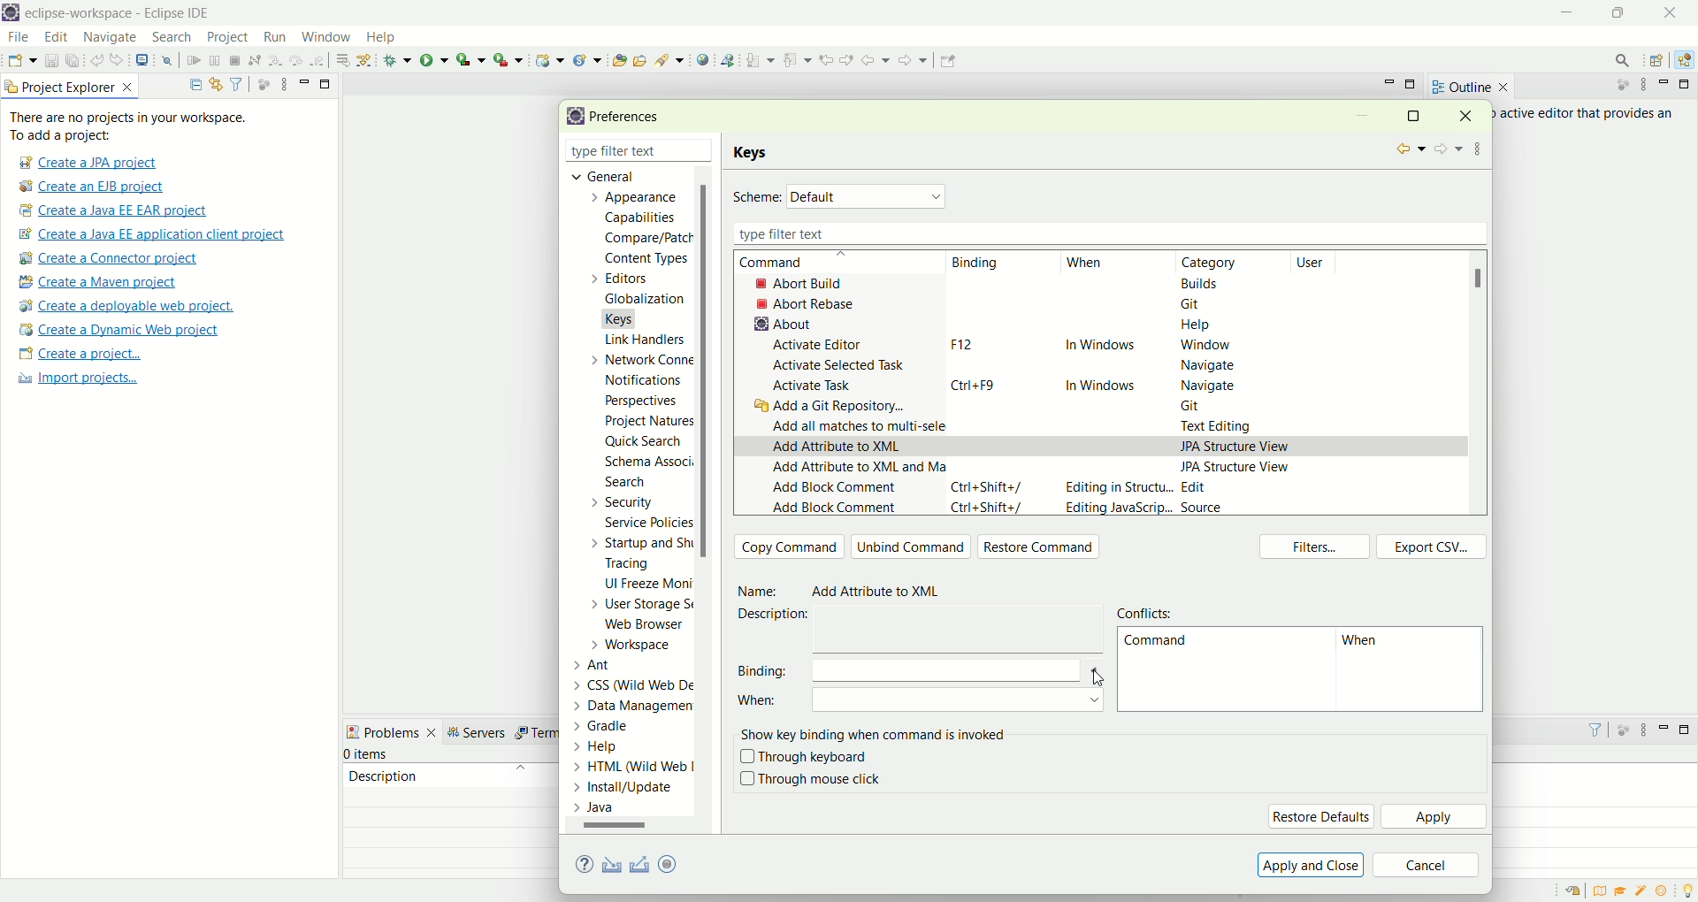 The width and height of the screenshot is (1698, 902). Describe the element at coordinates (643, 218) in the screenshot. I see `capabilities` at that location.